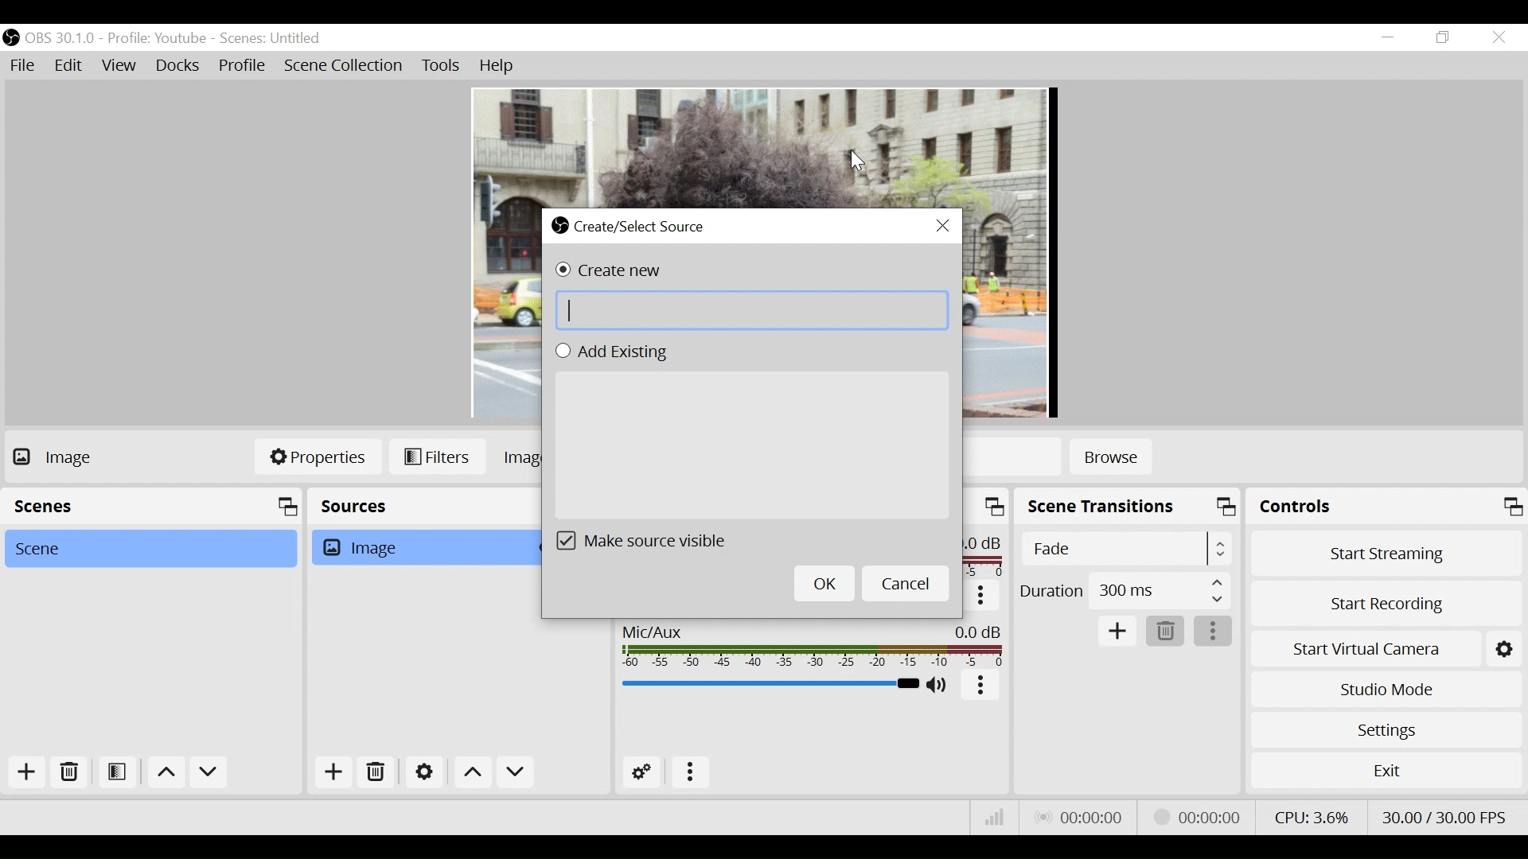 This screenshot has height=859, width=1528. What do you see at coordinates (1164, 632) in the screenshot?
I see `Delete` at bounding box center [1164, 632].